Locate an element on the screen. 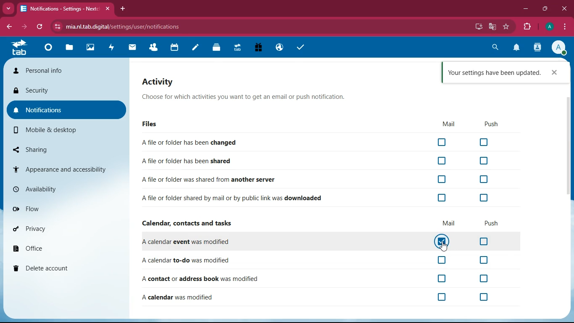 The image size is (574, 323). files is located at coordinates (156, 124).